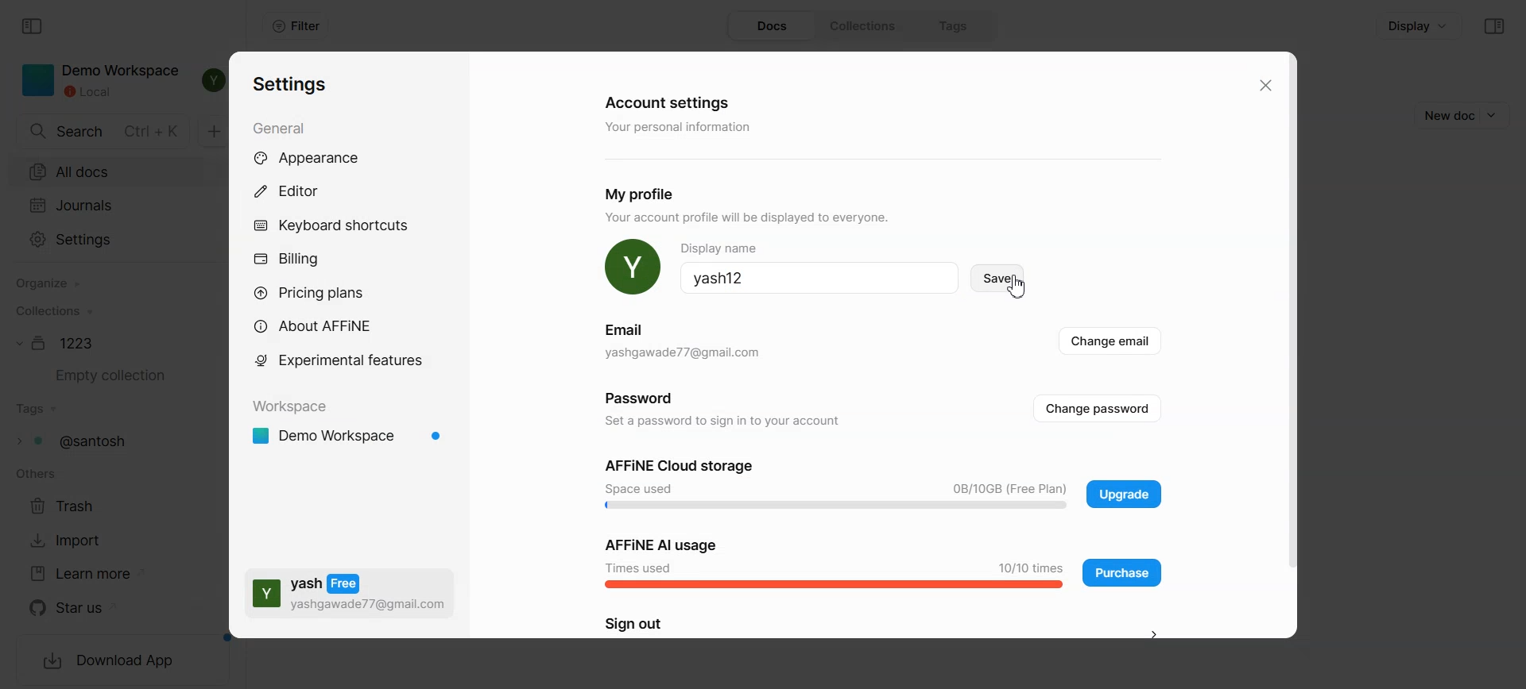  What do you see at coordinates (107, 205) in the screenshot?
I see `Journals` at bounding box center [107, 205].